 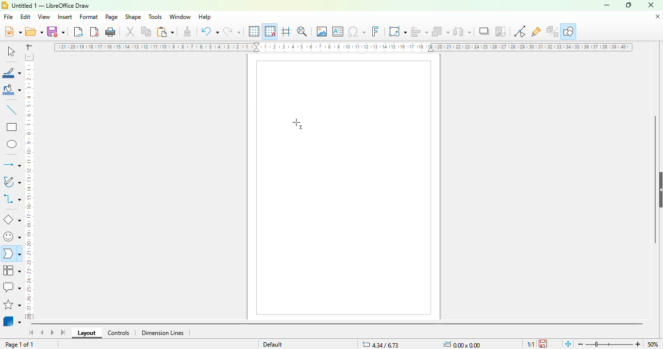 I want to click on arrange, so click(x=441, y=32).